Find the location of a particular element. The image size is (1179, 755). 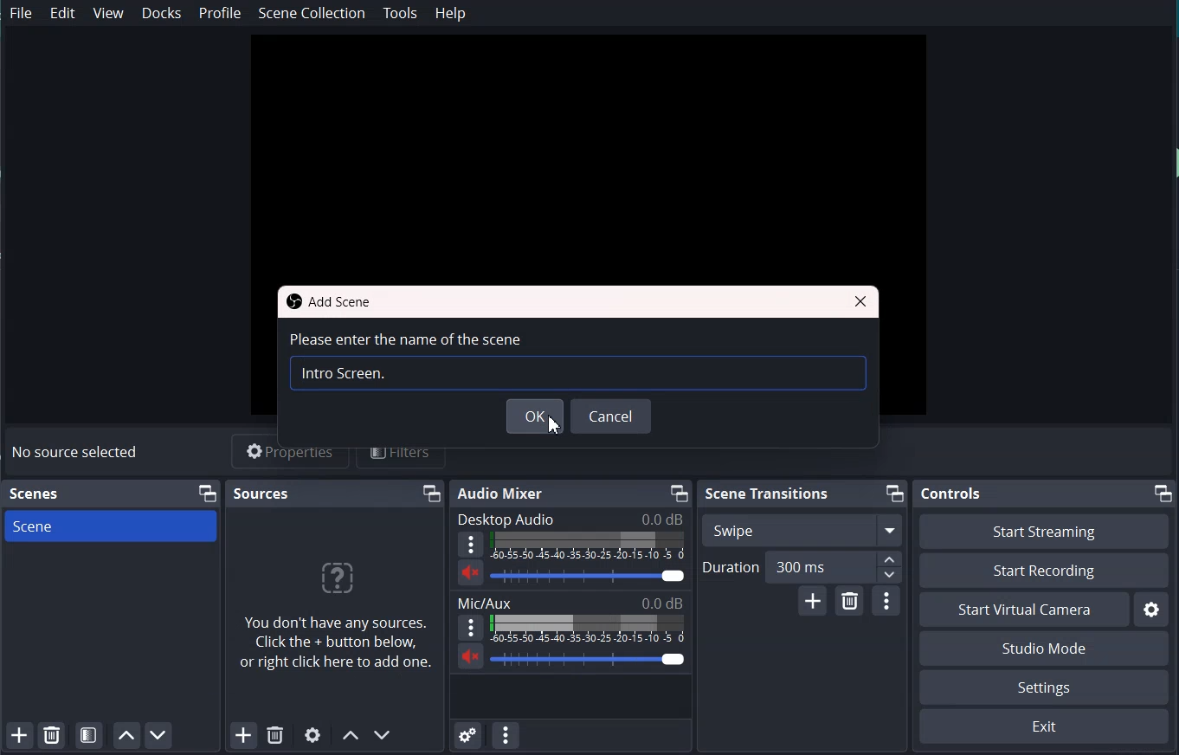

Profile is located at coordinates (220, 13).